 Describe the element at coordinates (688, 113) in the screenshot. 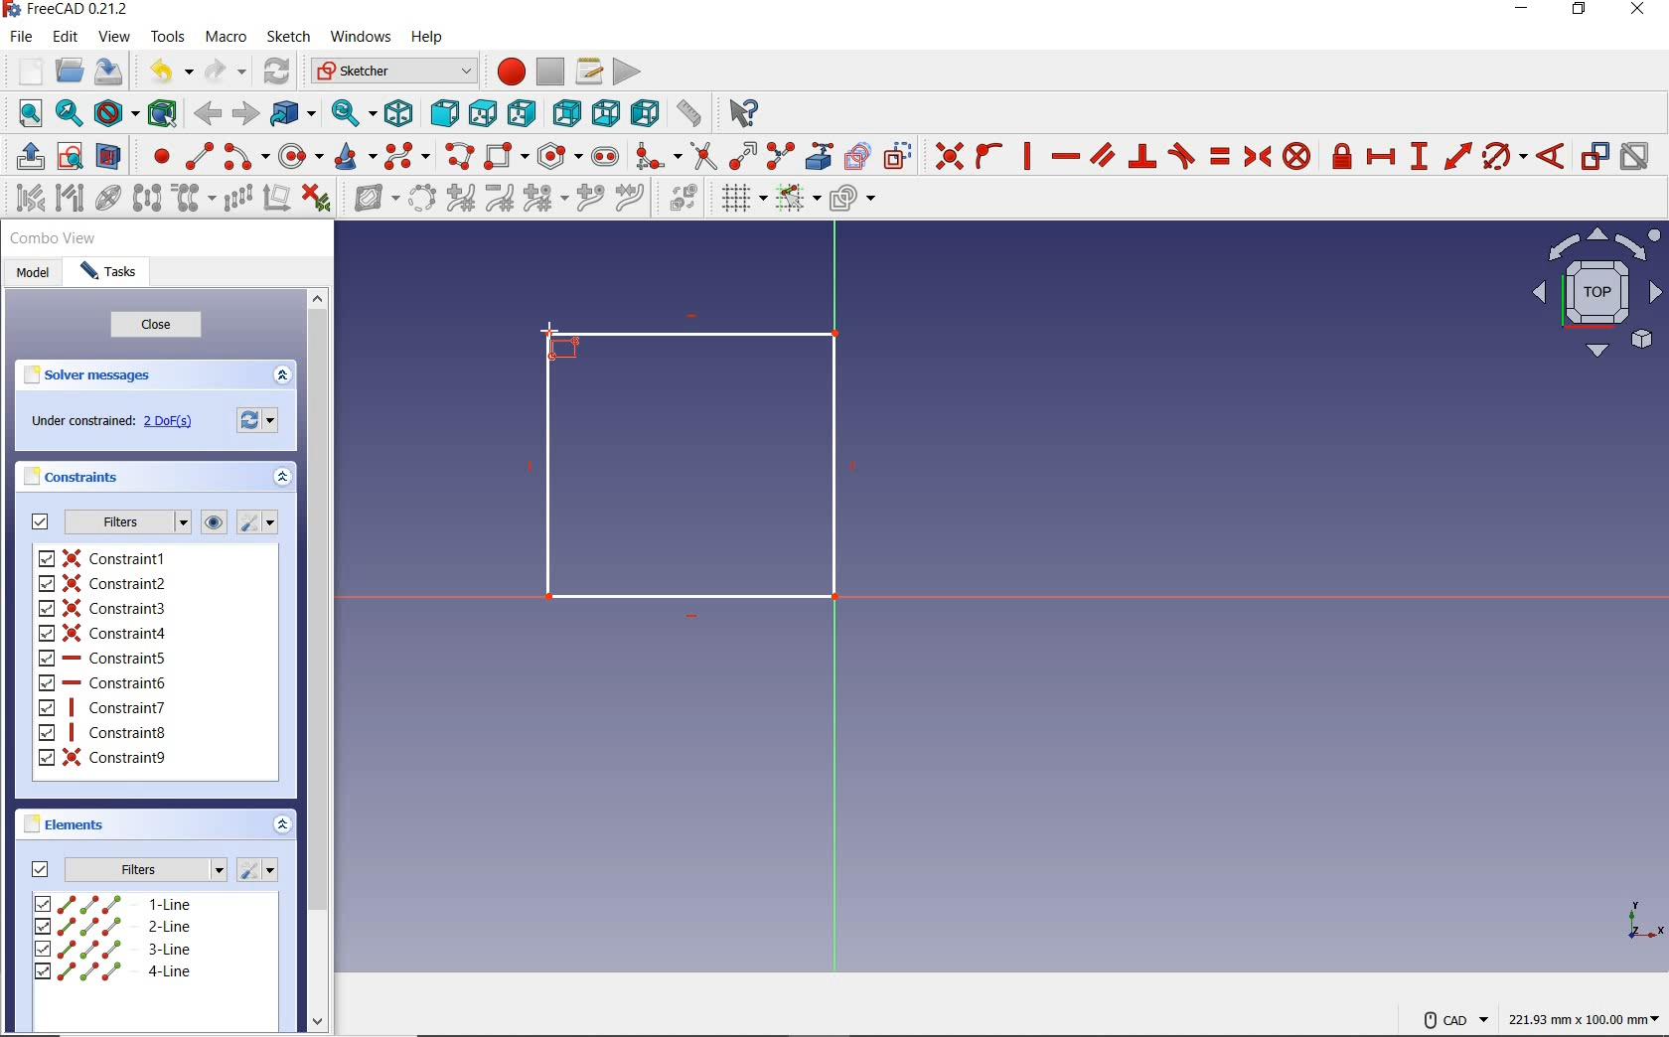

I see `measure distance` at that location.